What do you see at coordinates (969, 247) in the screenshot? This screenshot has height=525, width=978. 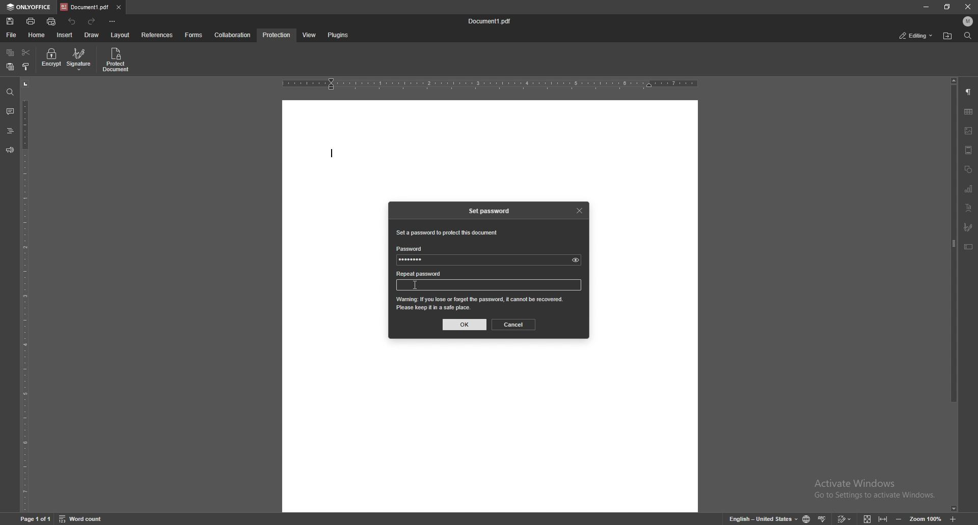 I see `text box` at bounding box center [969, 247].